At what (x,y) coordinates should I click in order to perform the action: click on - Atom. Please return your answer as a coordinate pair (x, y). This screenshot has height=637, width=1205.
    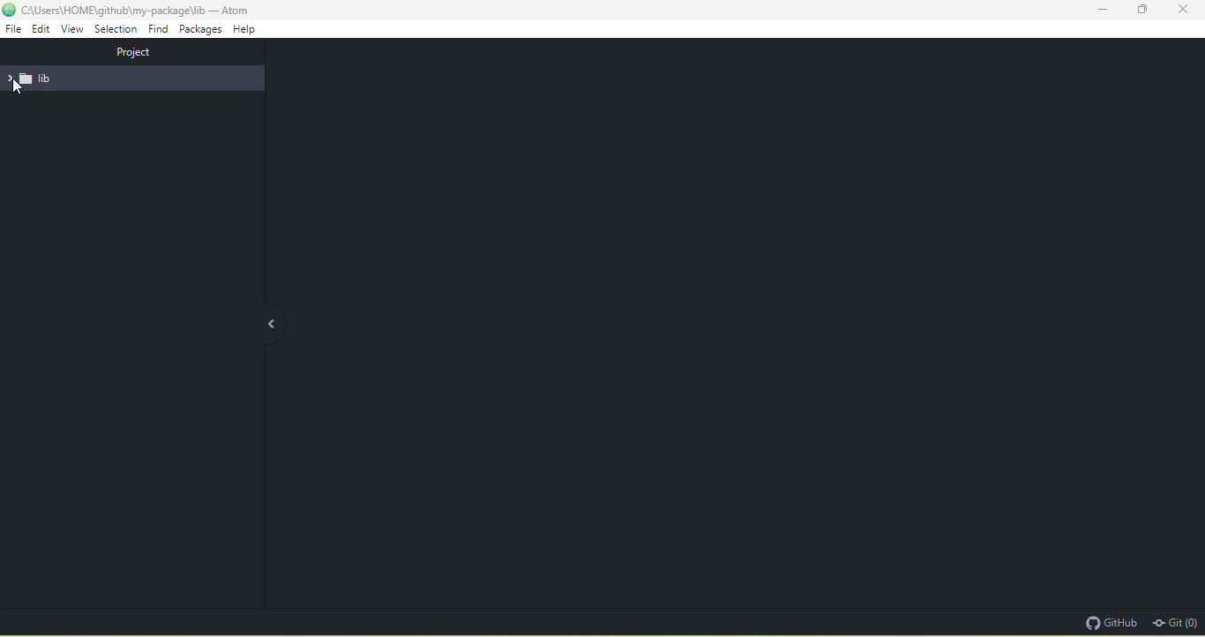
    Looking at the image, I should click on (230, 10).